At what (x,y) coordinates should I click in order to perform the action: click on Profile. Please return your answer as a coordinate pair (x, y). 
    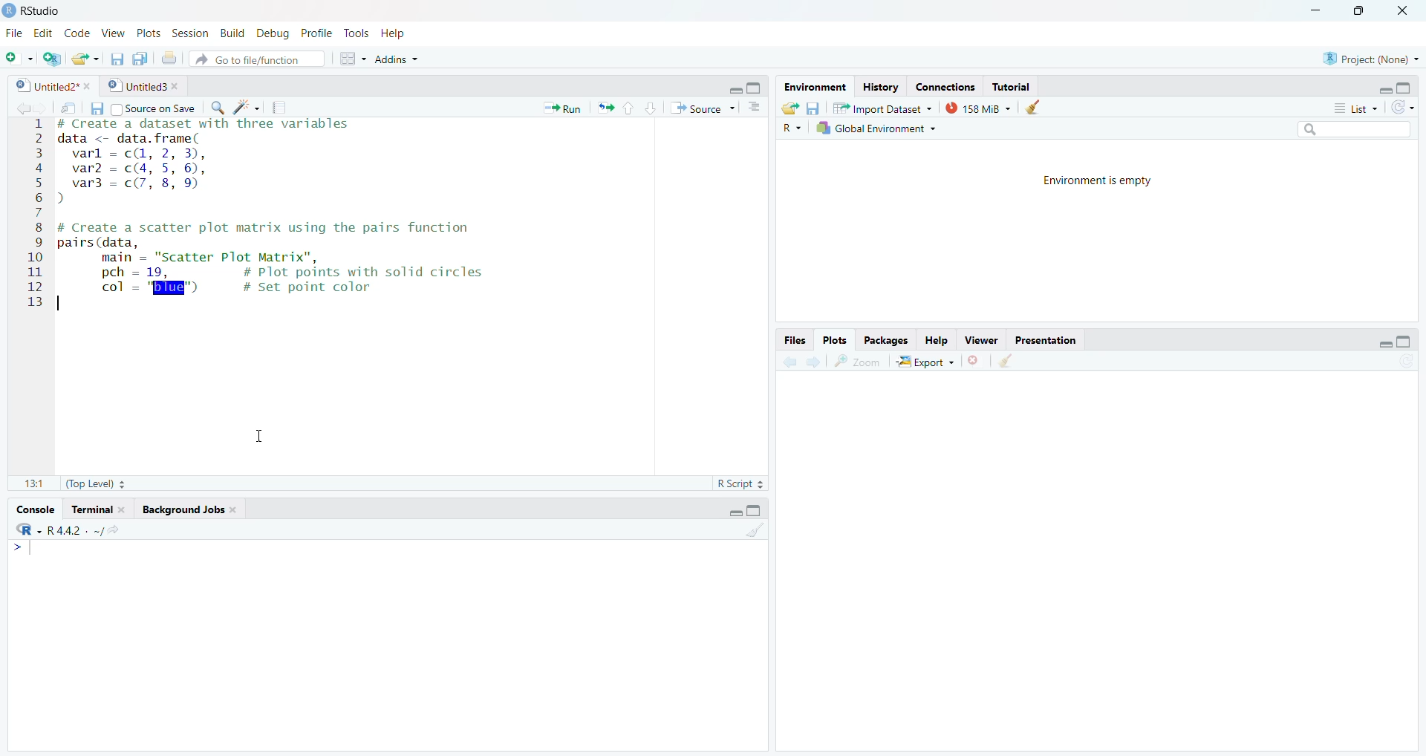
    Looking at the image, I should click on (318, 33).